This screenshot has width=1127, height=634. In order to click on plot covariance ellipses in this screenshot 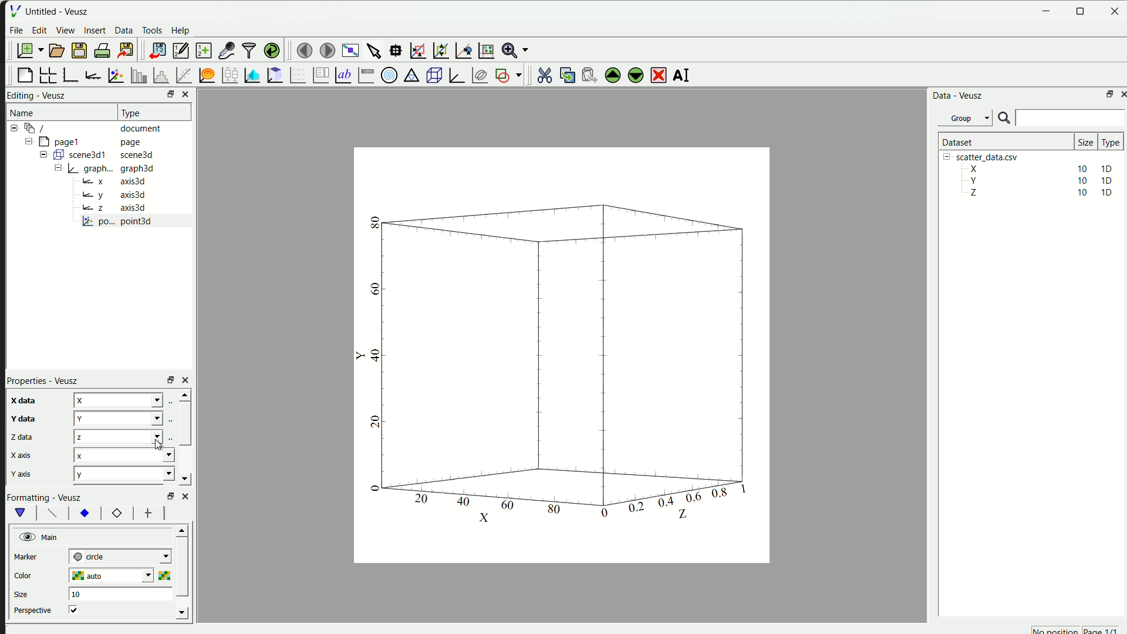, I will do `click(478, 75)`.